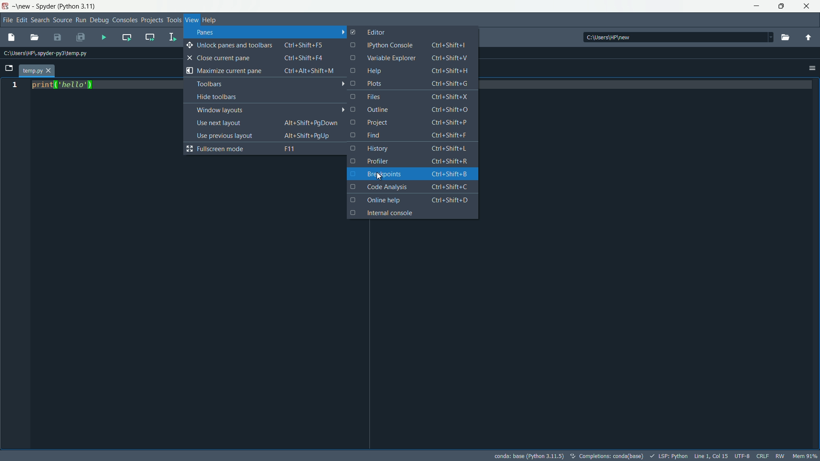 The height and width of the screenshot is (461, 820). I want to click on minimize, so click(758, 6).